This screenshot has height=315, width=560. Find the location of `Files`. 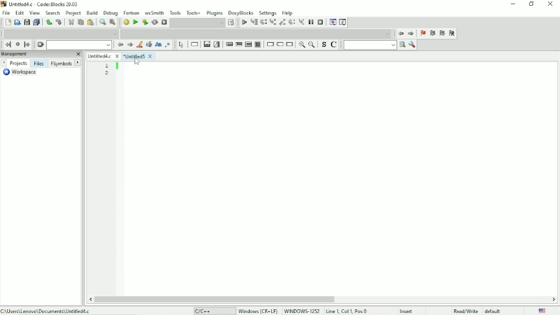

Files is located at coordinates (40, 64).